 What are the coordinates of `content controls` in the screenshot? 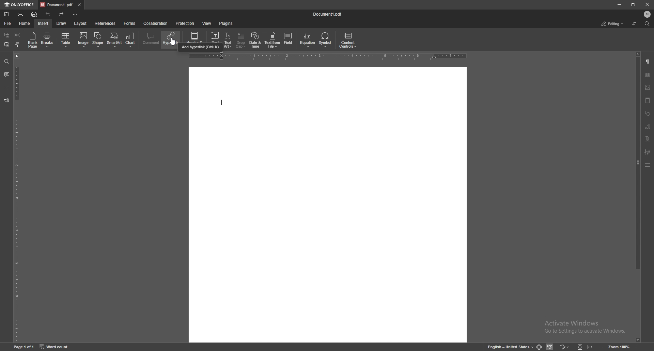 It's located at (348, 40).